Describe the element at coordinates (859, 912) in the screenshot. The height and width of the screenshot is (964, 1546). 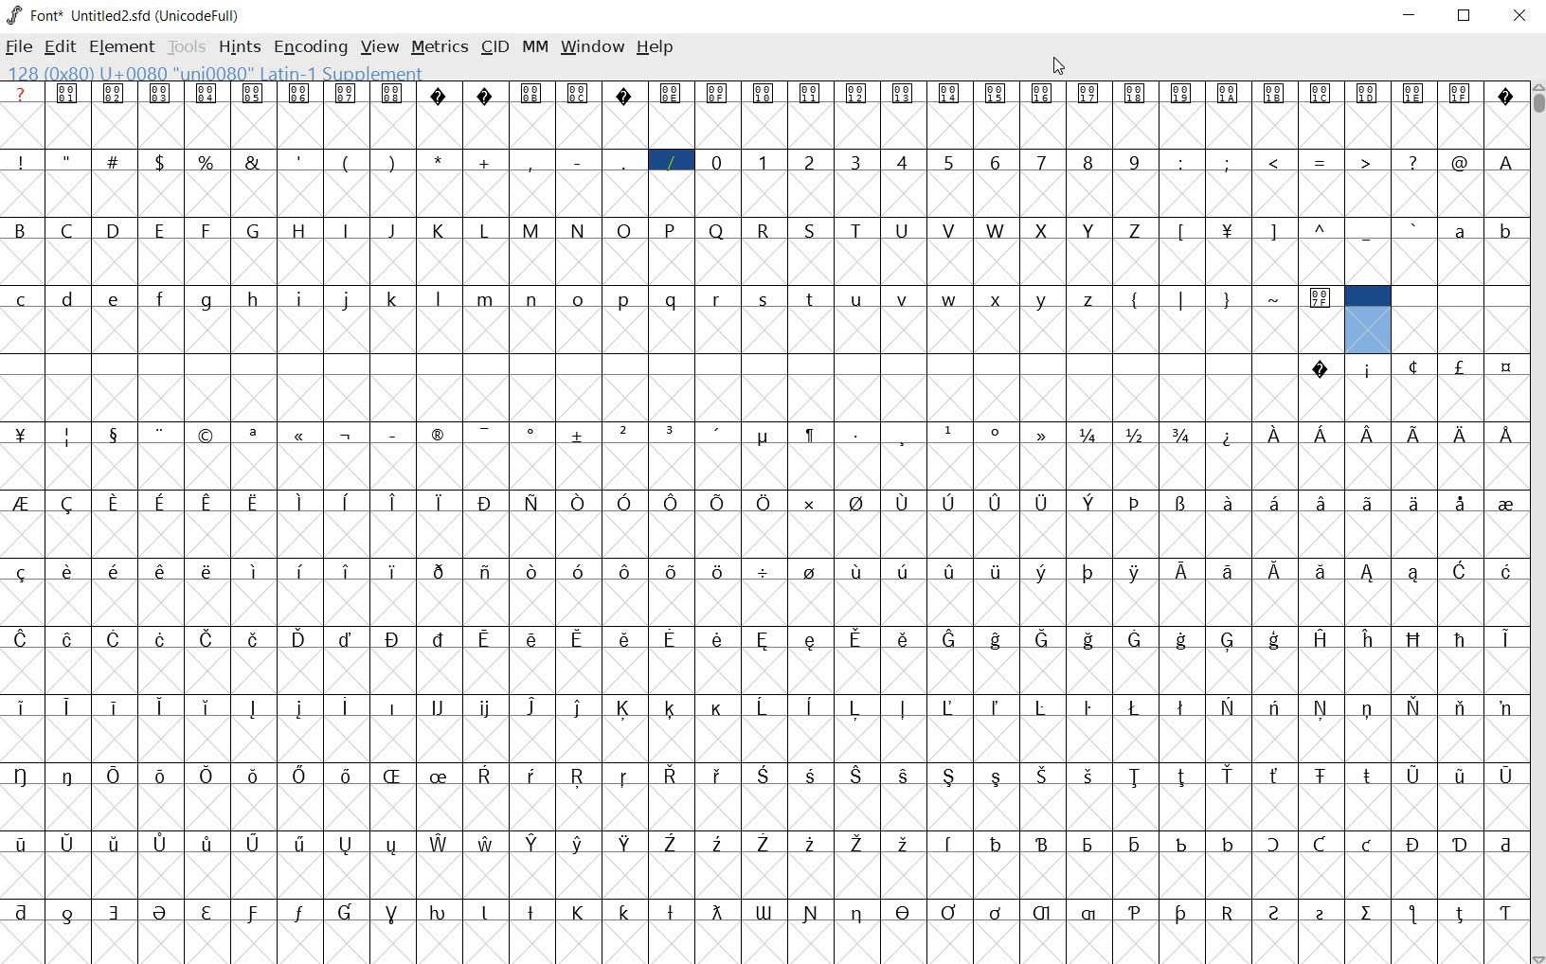
I see `Symbol` at that location.